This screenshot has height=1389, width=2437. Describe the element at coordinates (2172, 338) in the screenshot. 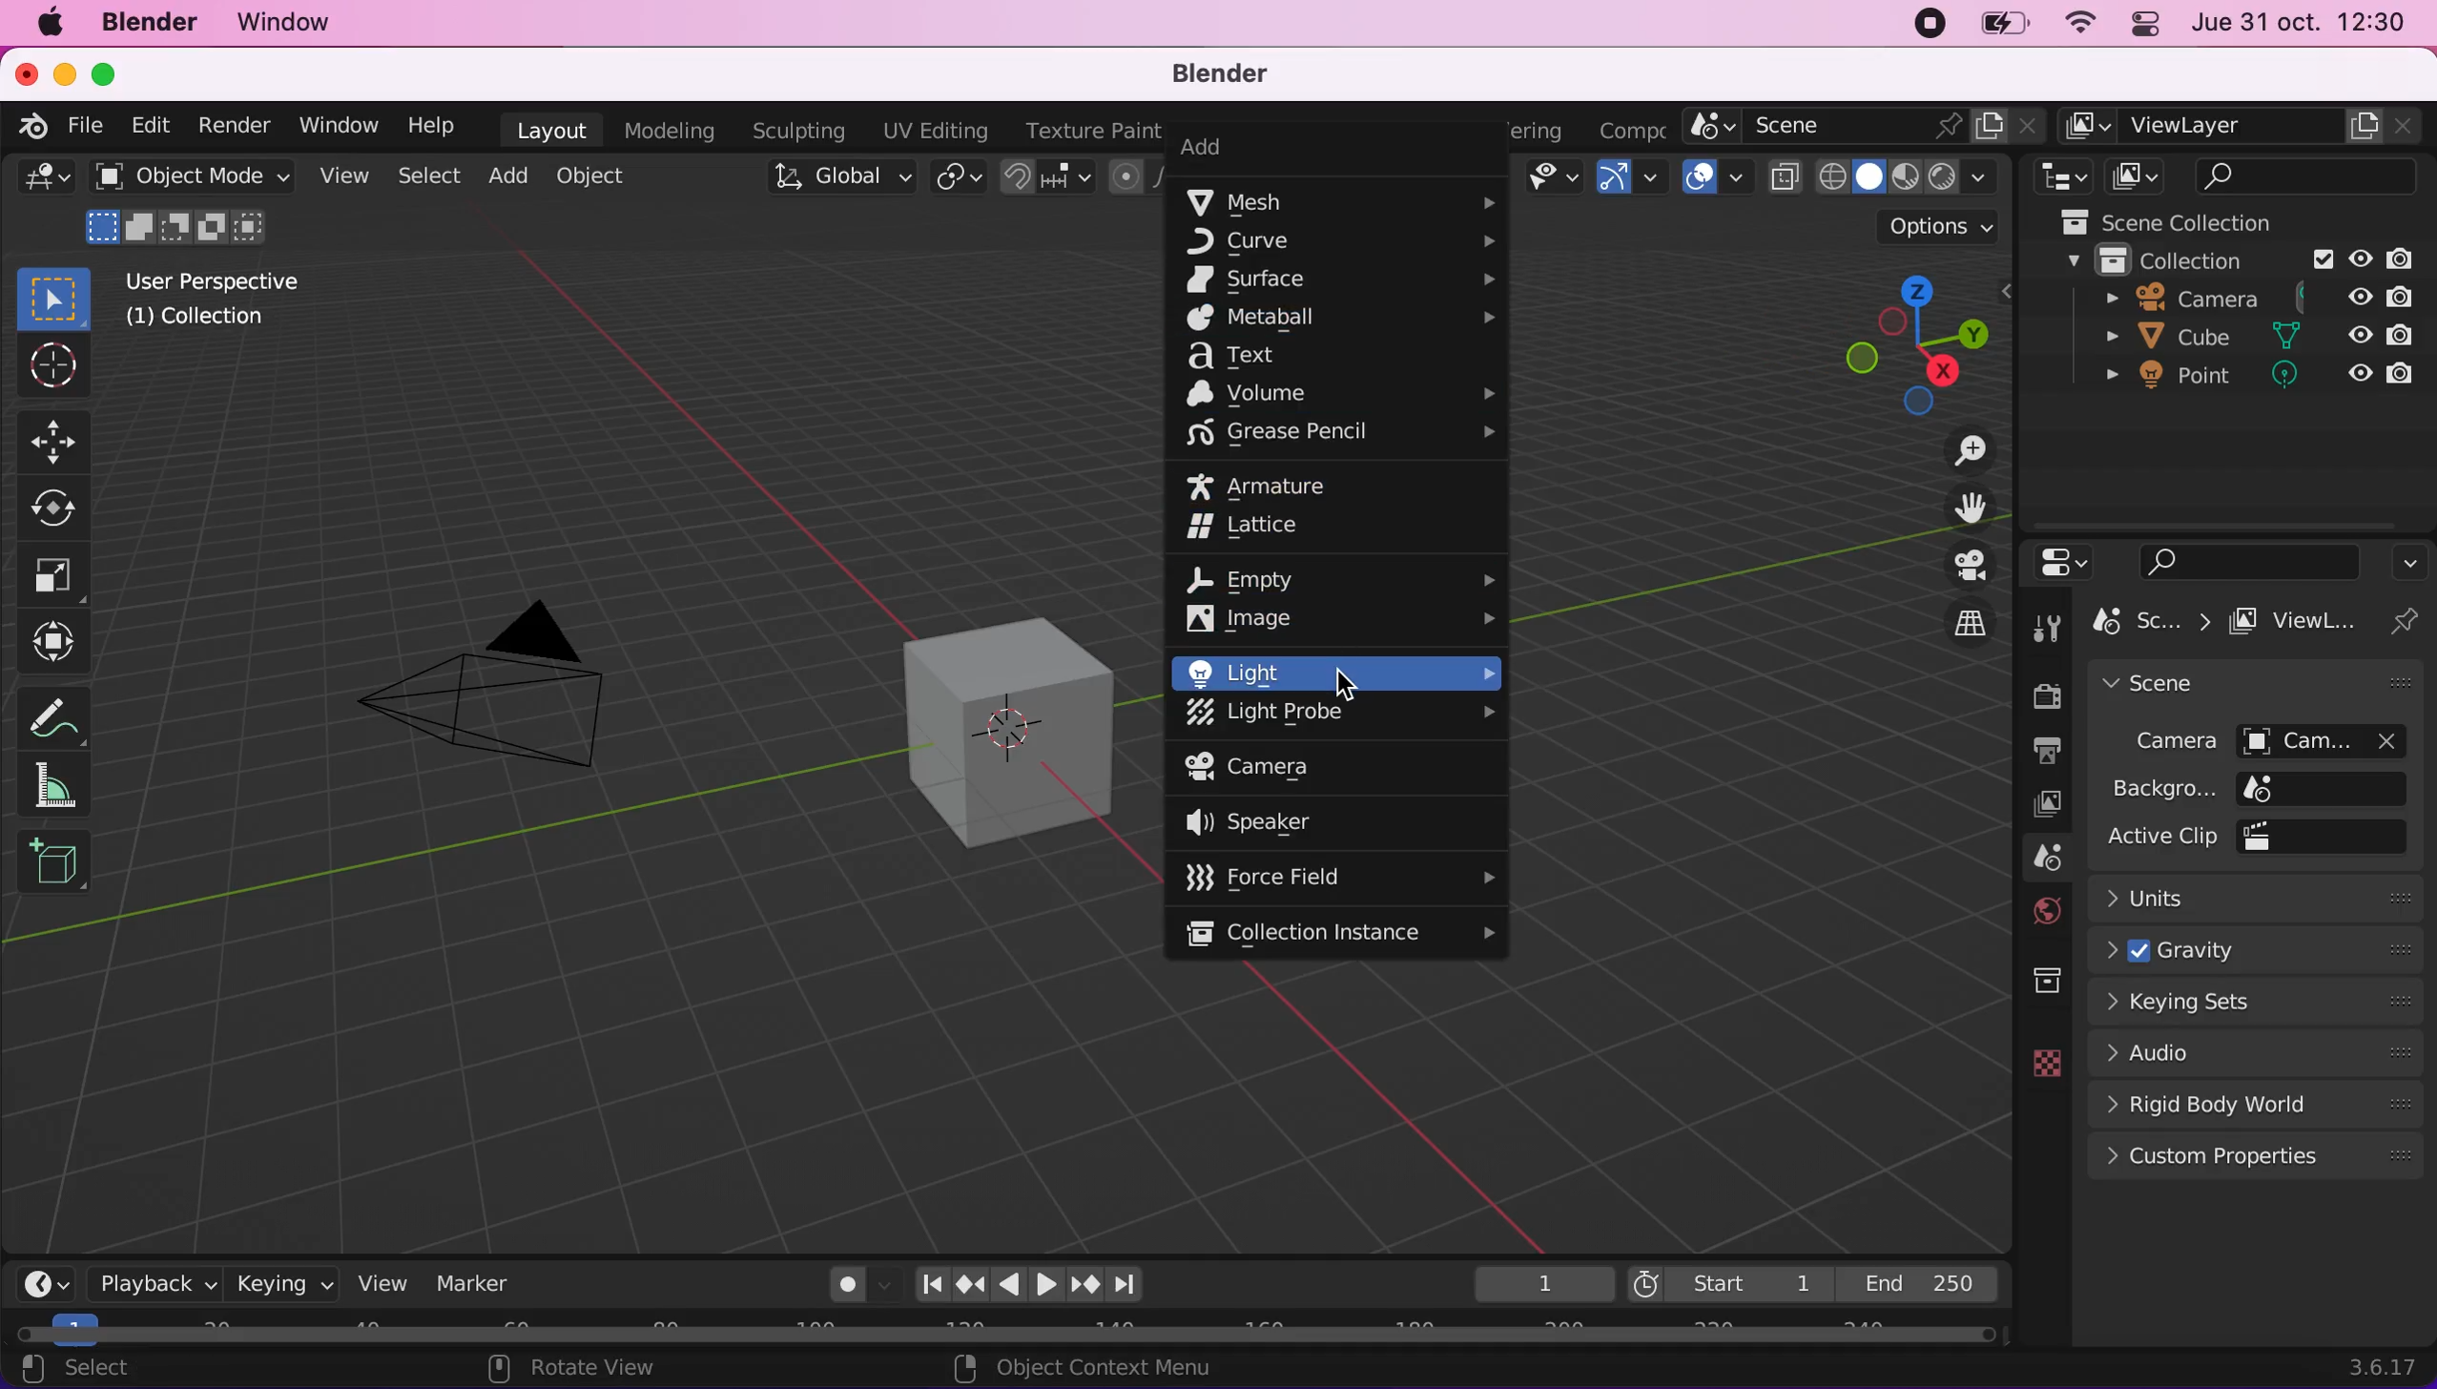

I see `cube` at that location.